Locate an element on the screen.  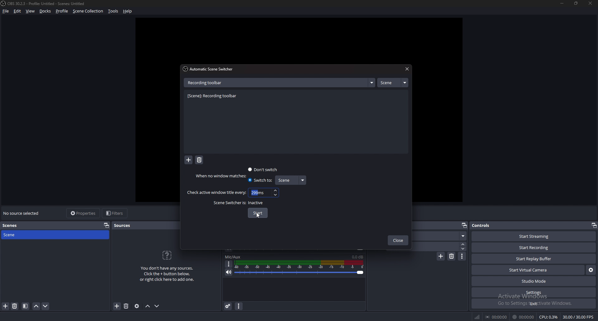
swipe is located at coordinates (441, 236).